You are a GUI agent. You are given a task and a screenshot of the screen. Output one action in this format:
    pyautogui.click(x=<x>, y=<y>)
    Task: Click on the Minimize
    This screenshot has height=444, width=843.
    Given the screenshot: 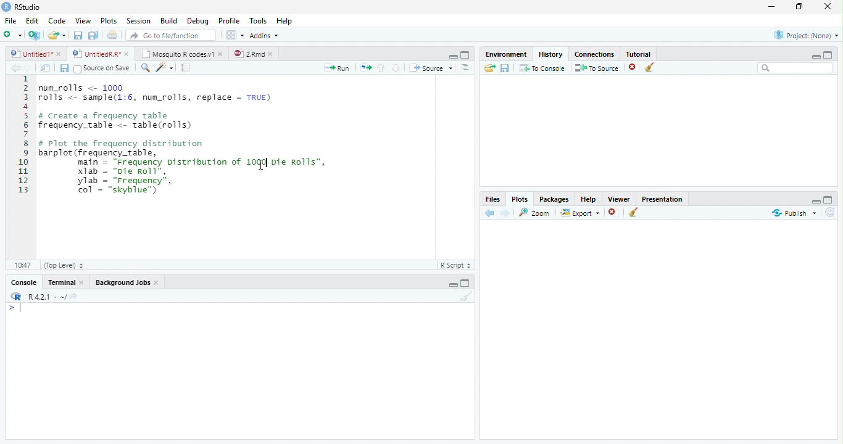 What is the action you would take?
    pyautogui.click(x=772, y=7)
    